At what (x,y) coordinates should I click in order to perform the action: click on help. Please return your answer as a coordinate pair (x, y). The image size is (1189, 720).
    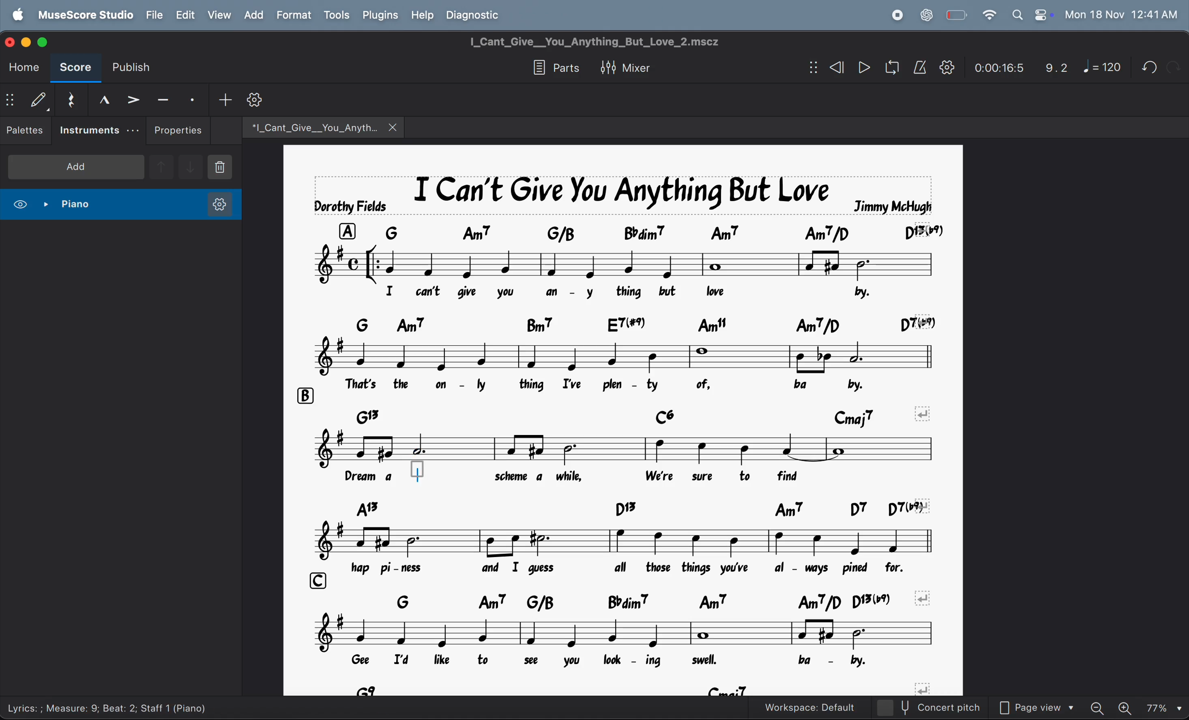
    Looking at the image, I should click on (422, 15).